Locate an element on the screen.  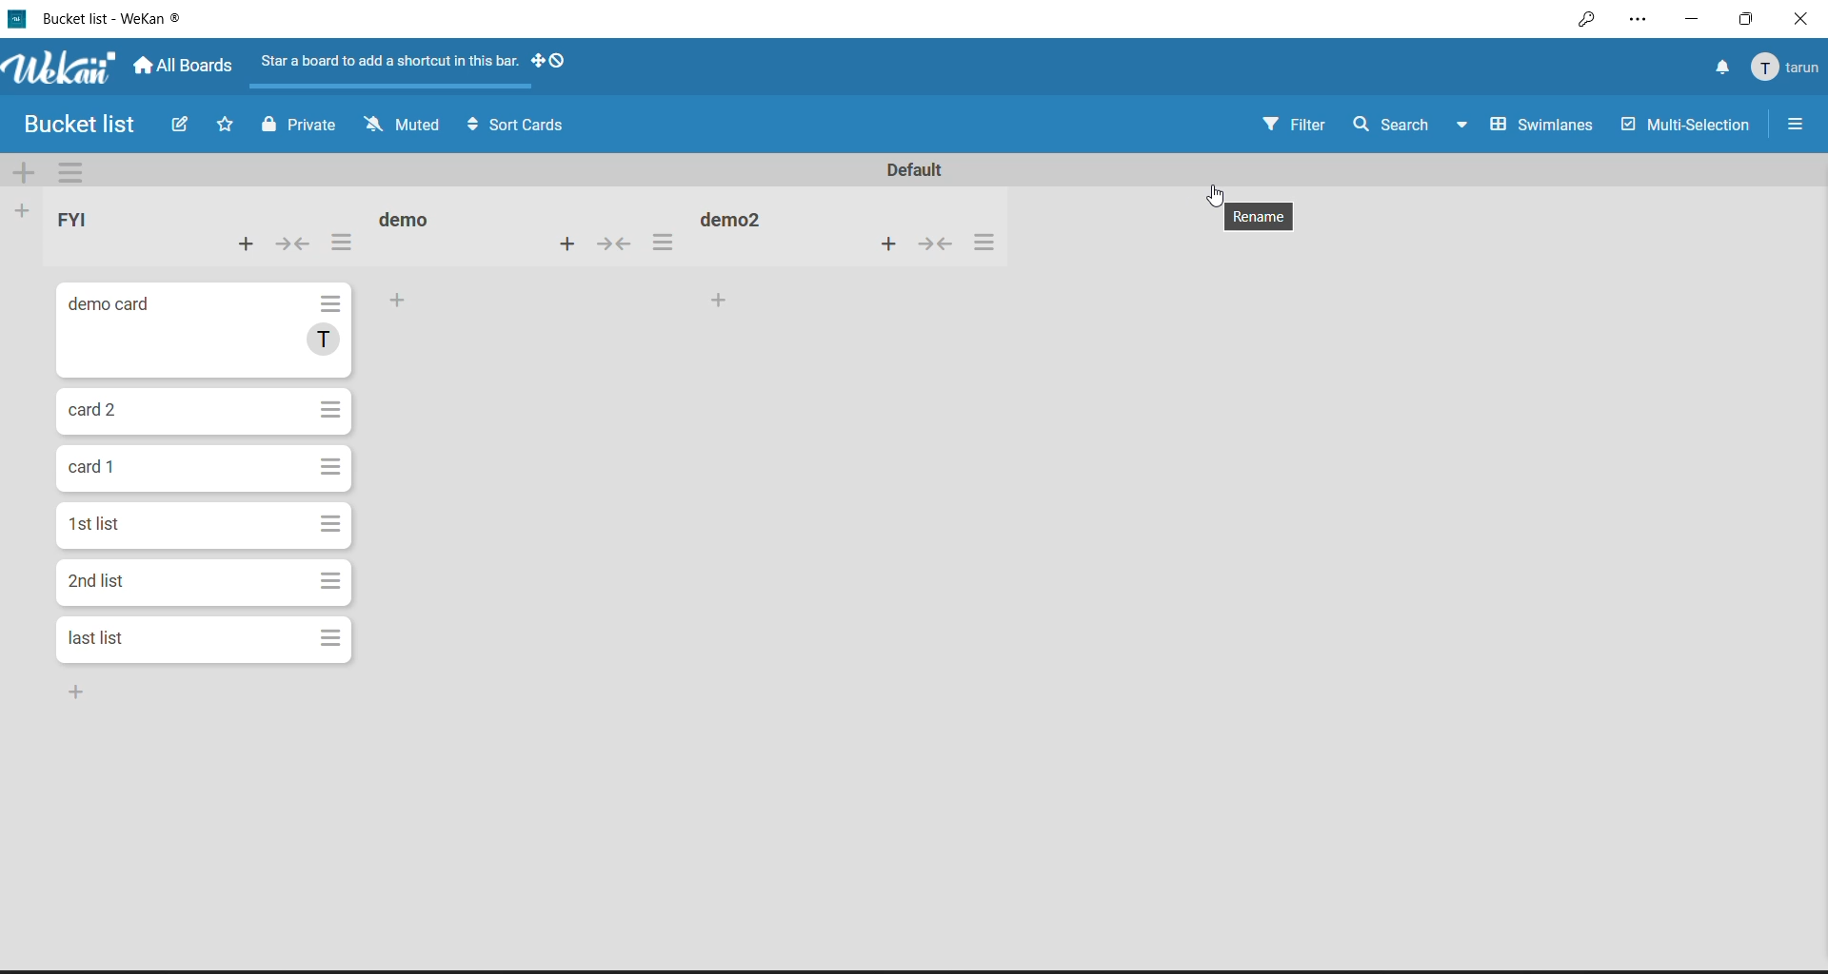
card title is located at coordinates (95, 411).